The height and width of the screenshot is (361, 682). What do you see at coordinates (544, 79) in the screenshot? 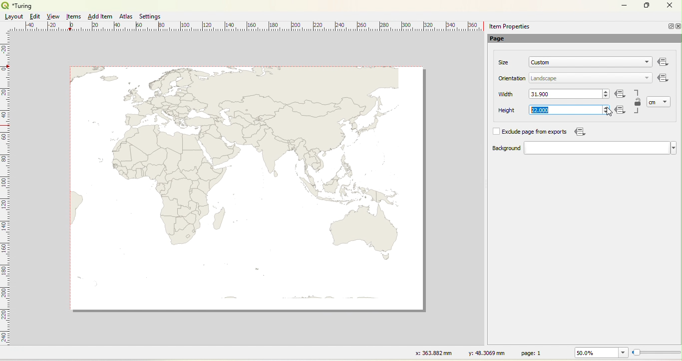
I see `Landscape` at bounding box center [544, 79].